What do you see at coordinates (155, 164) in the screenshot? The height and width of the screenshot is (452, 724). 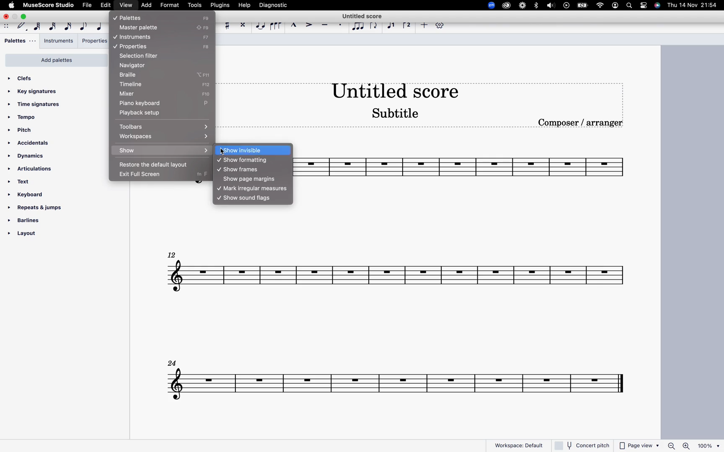 I see `restore the default layout` at bounding box center [155, 164].